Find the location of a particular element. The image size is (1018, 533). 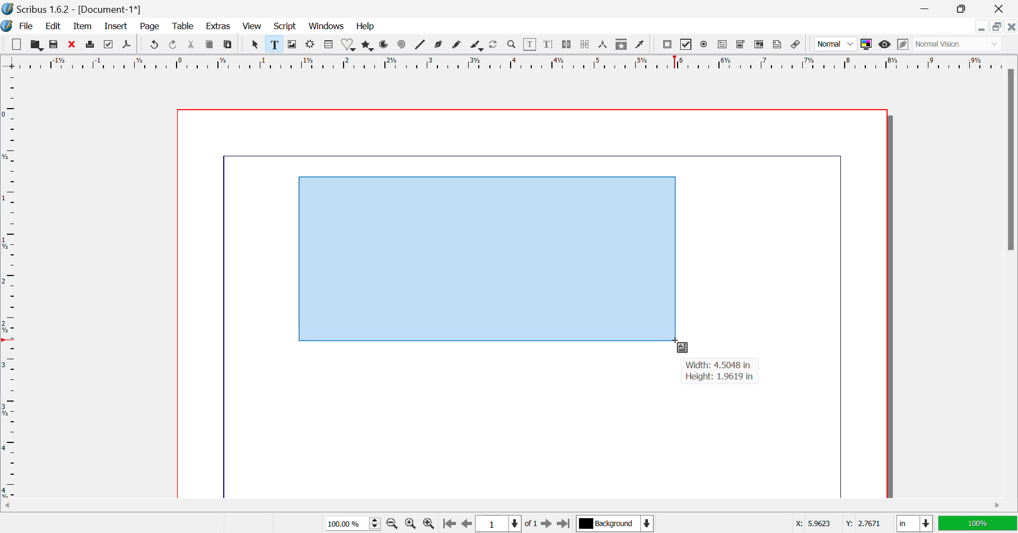

Pdf Radio button is located at coordinates (706, 45).